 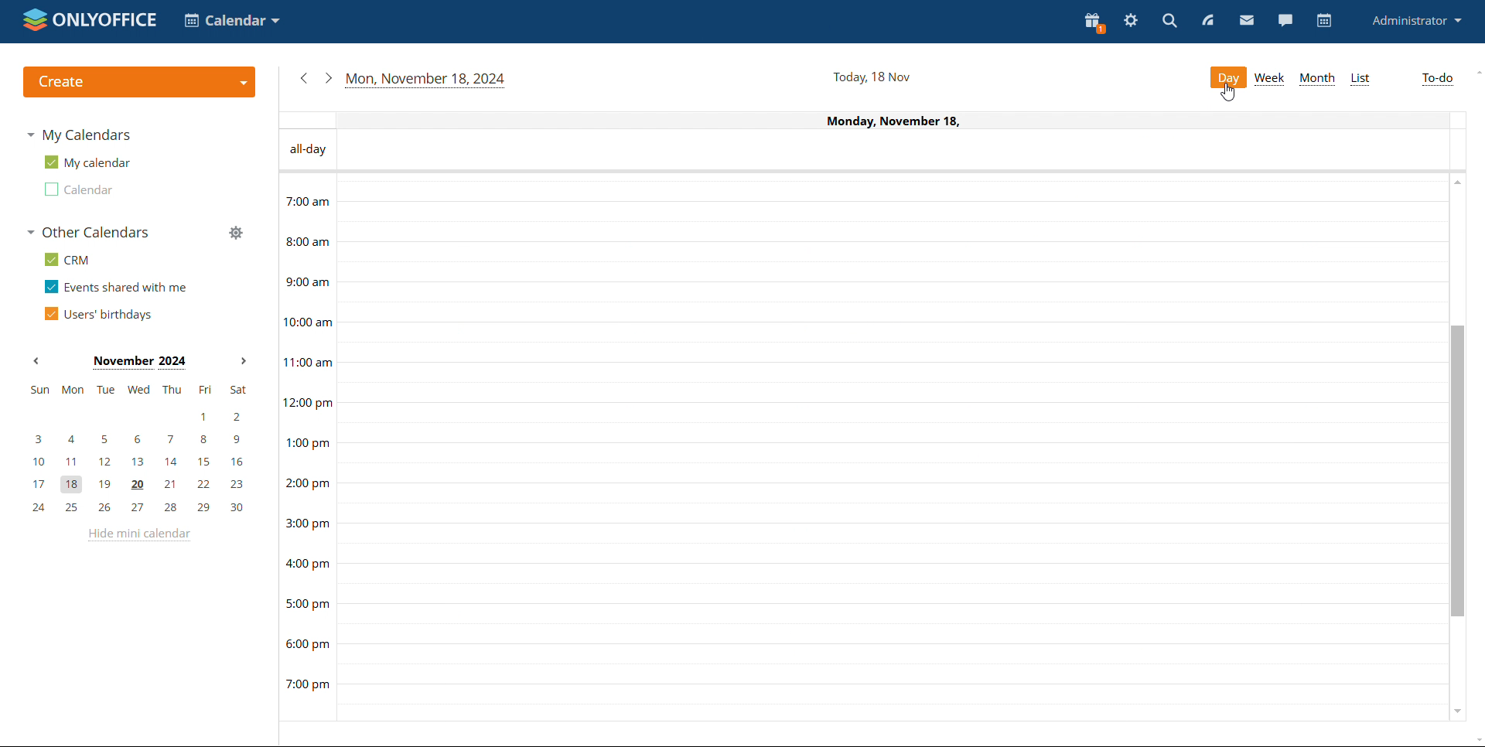 What do you see at coordinates (306, 149) in the screenshot?
I see `all-day` at bounding box center [306, 149].